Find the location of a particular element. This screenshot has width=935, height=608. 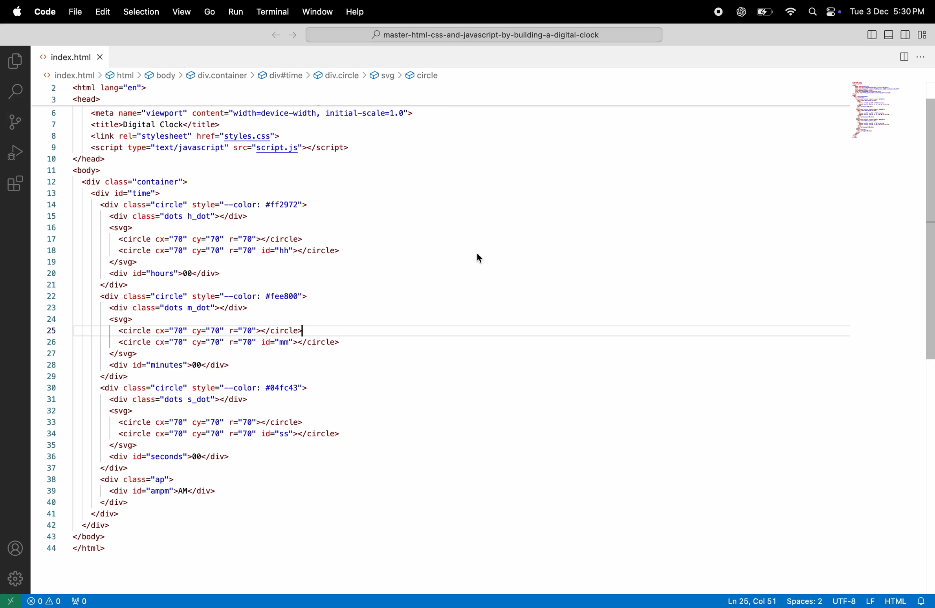

search bar is located at coordinates (483, 35).